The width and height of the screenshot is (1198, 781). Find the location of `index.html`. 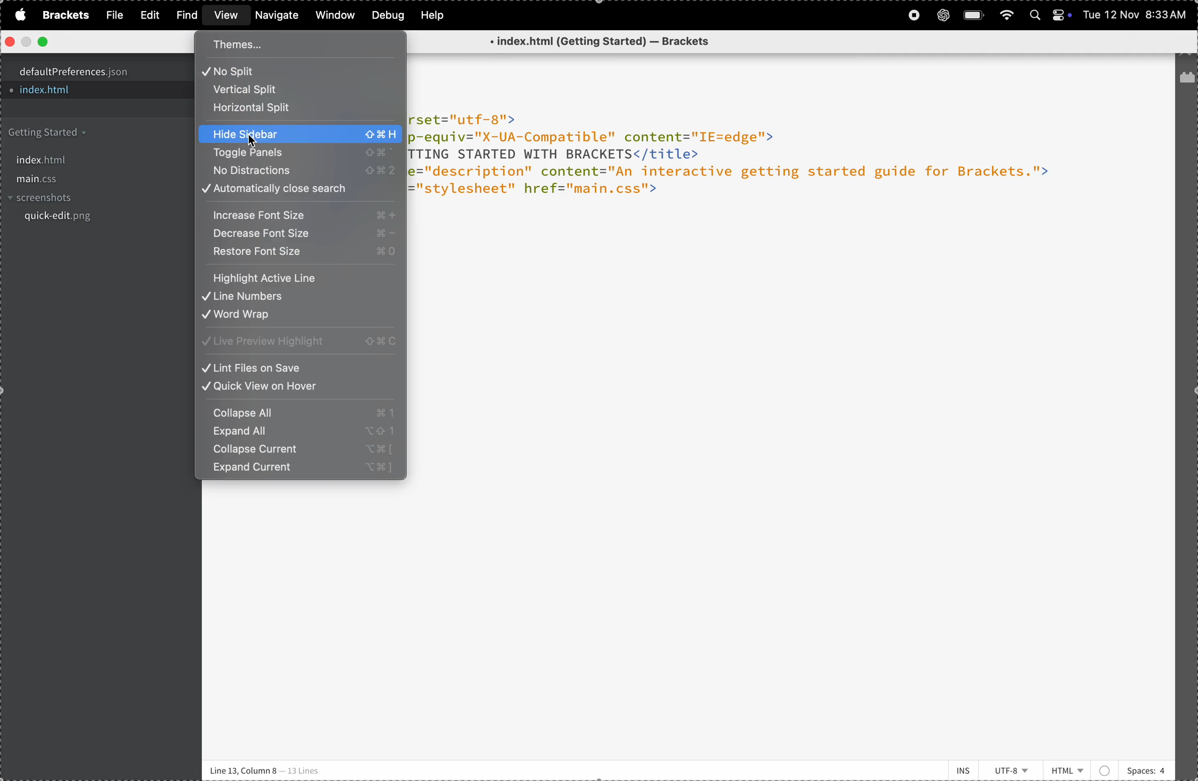

index.html is located at coordinates (79, 158).